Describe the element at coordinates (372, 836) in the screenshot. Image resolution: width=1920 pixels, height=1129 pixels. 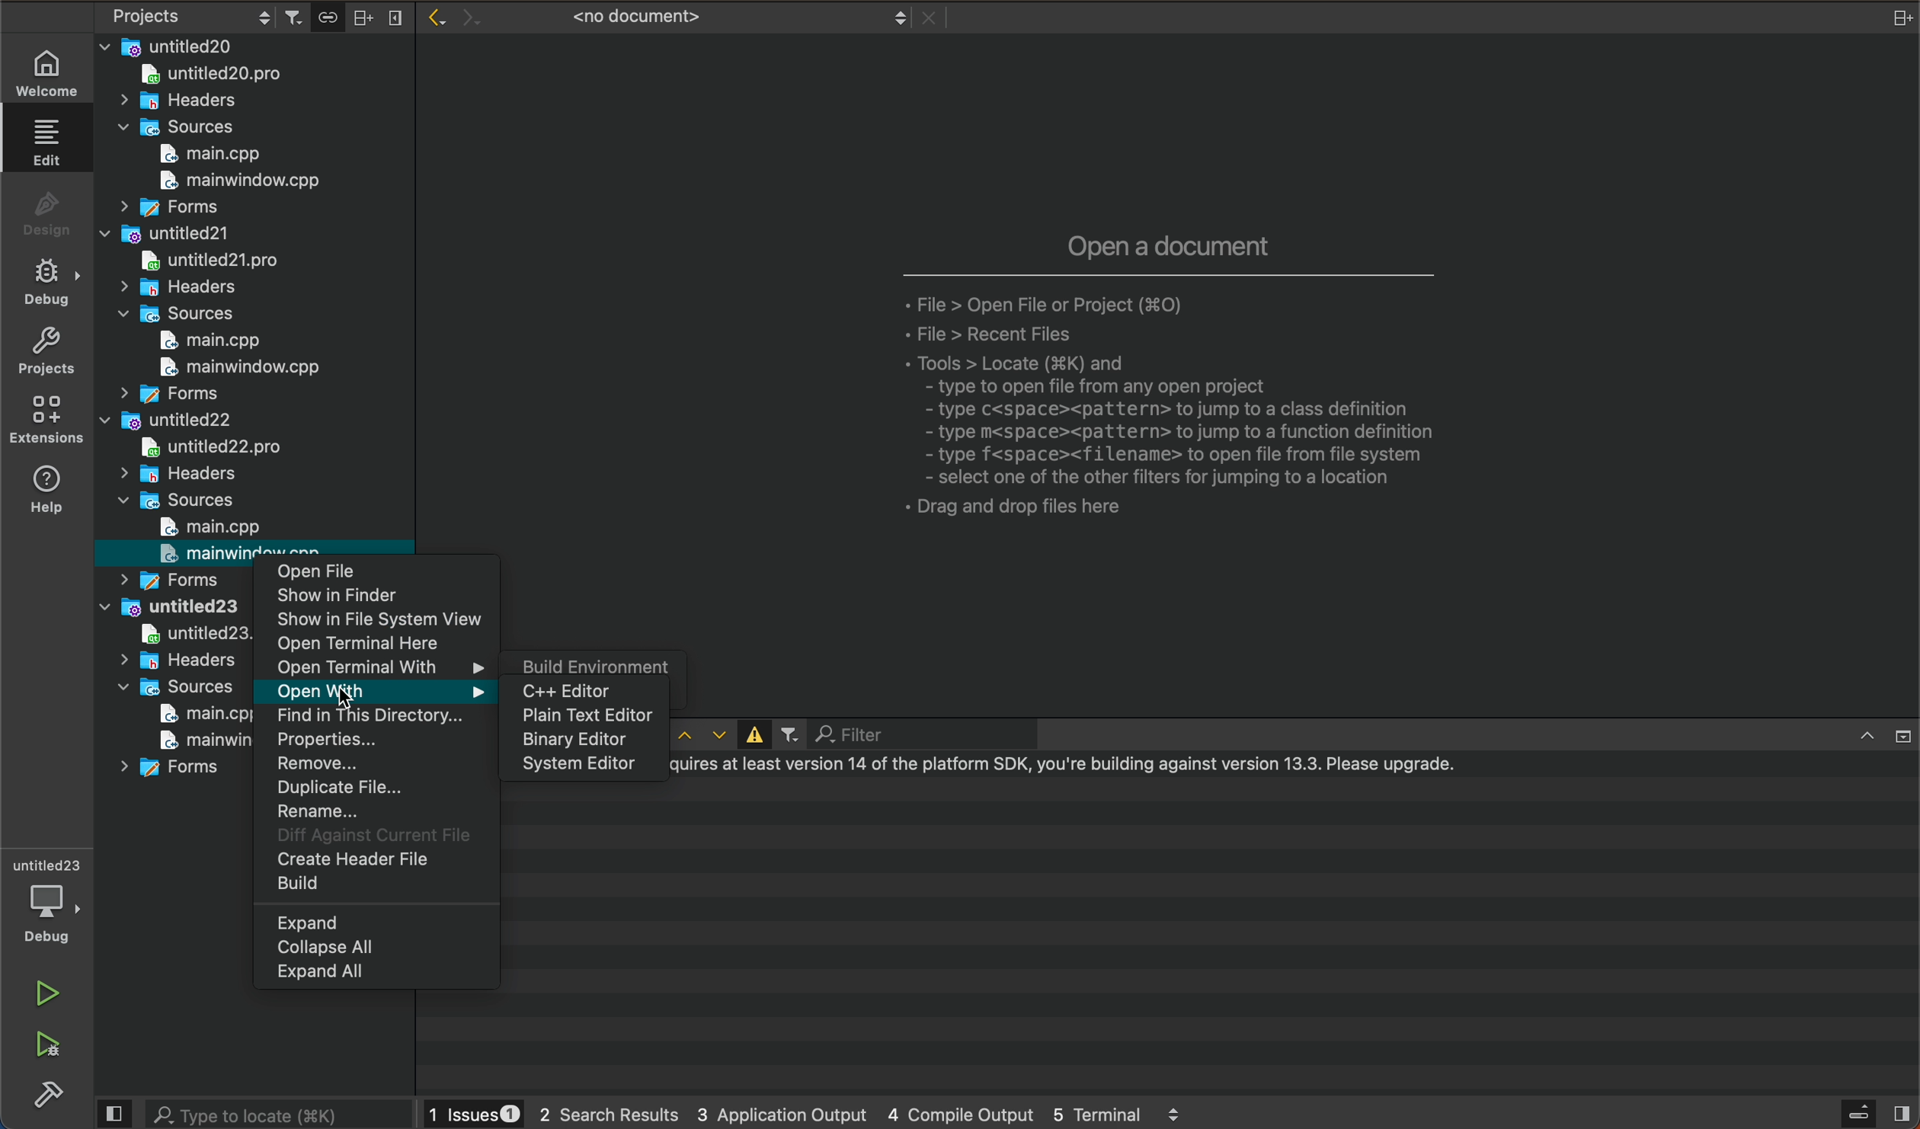
I see `diff` at that location.